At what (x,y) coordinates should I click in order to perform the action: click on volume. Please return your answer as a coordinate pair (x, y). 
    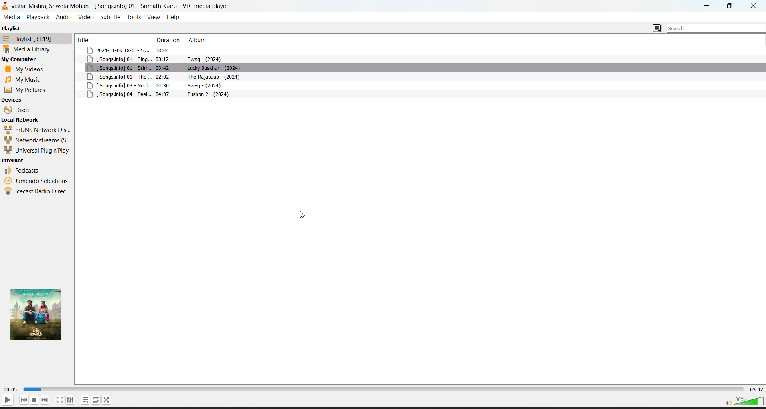
    Looking at the image, I should click on (744, 401).